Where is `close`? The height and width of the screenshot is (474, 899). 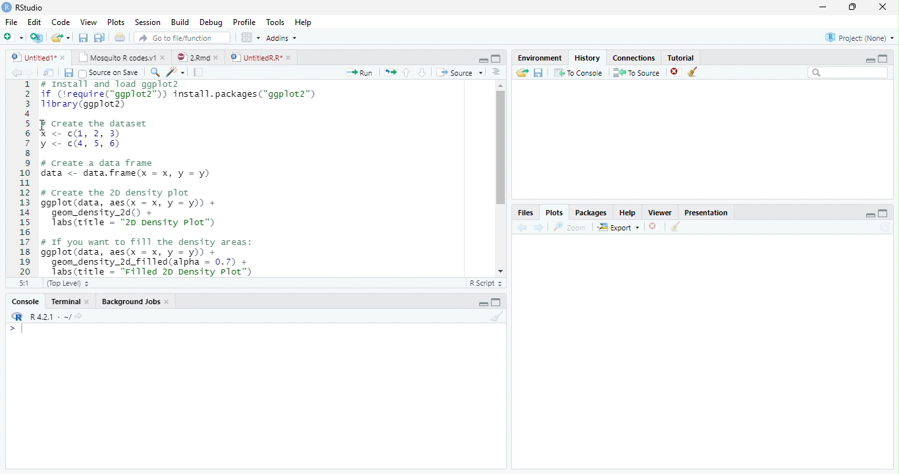
close is located at coordinates (883, 7).